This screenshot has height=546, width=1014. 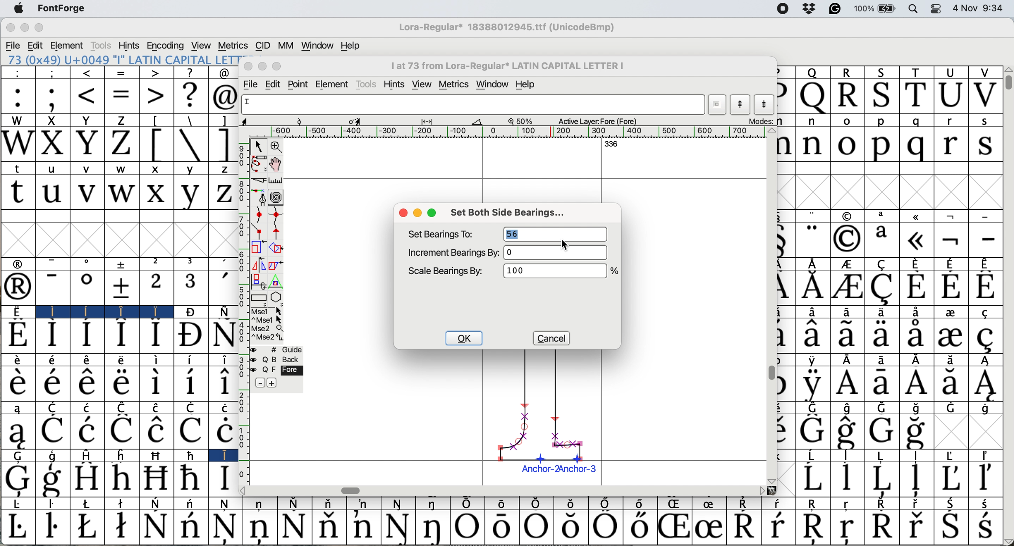 What do you see at coordinates (294, 503) in the screenshot?
I see `Symbol` at bounding box center [294, 503].